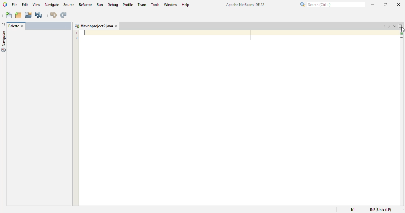 This screenshot has width=405, height=213. What do you see at coordinates (128, 5) in the screenshot?
I see `profile` at bounding box center [128, 5].